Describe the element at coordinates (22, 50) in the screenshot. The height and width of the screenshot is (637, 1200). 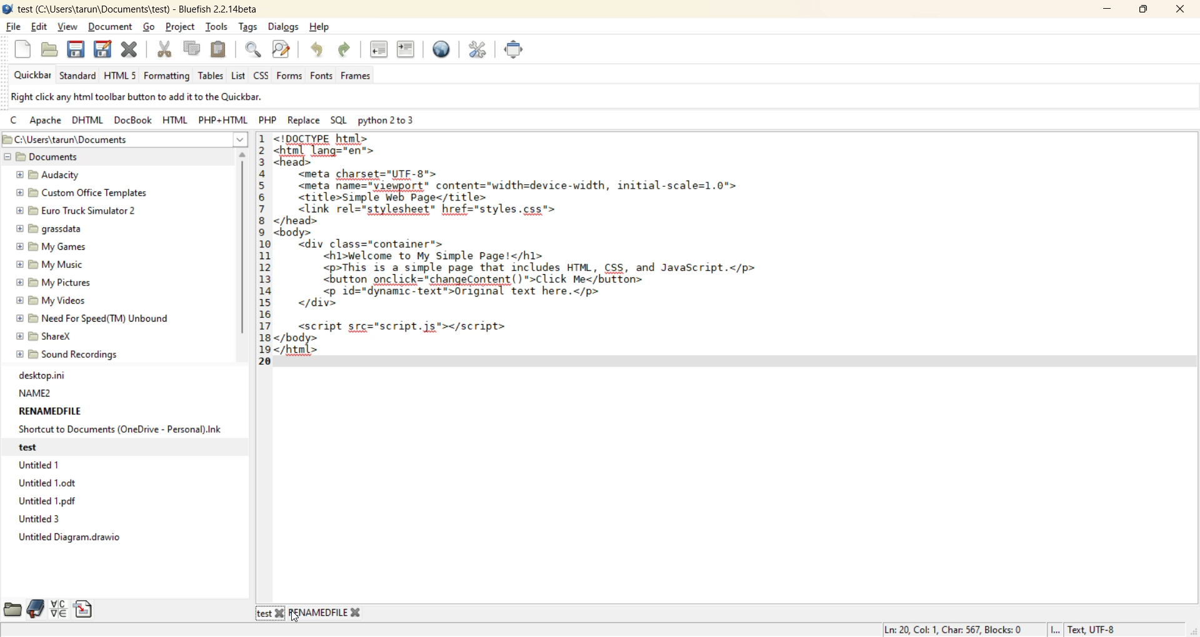
I see `new` at that location.